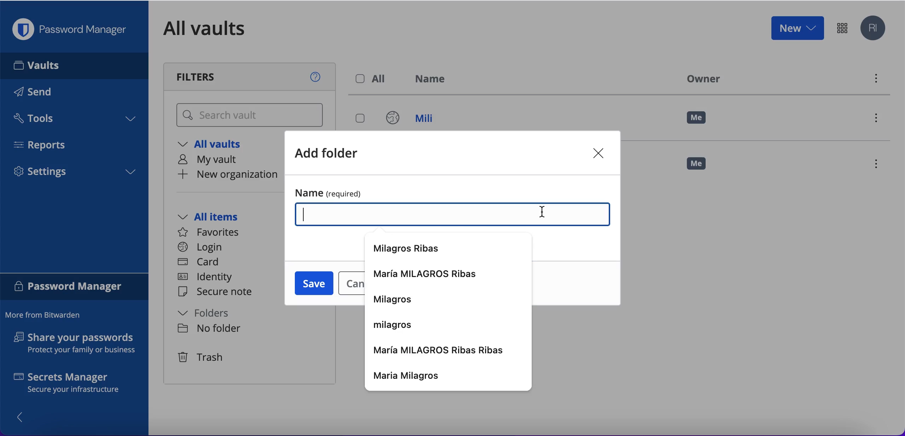  What do you see at coordinates (202, 358) in the screenshot?
I see `trash` at bounding box center [202, 358].